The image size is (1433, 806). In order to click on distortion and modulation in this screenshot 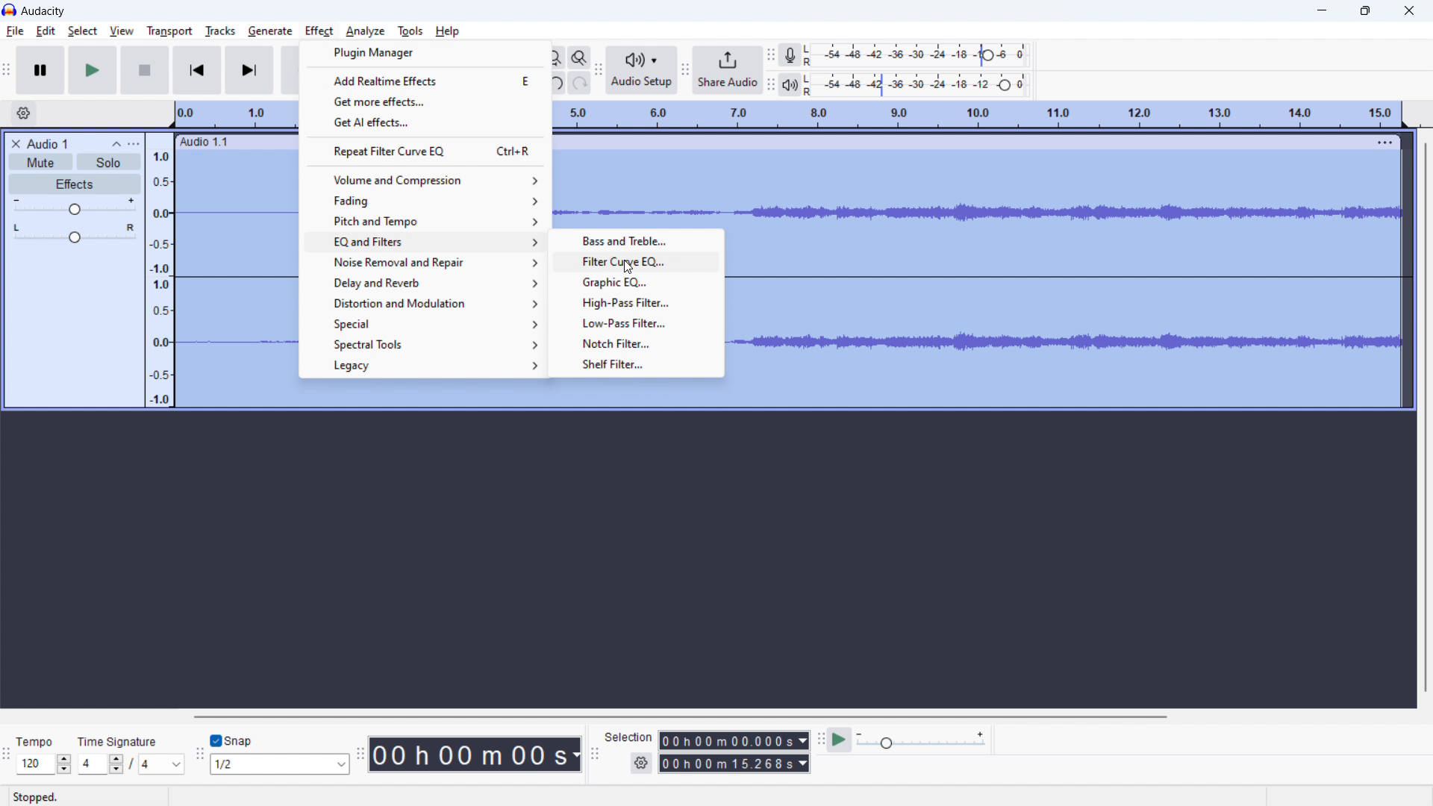, I will do `click(423, 303)`.